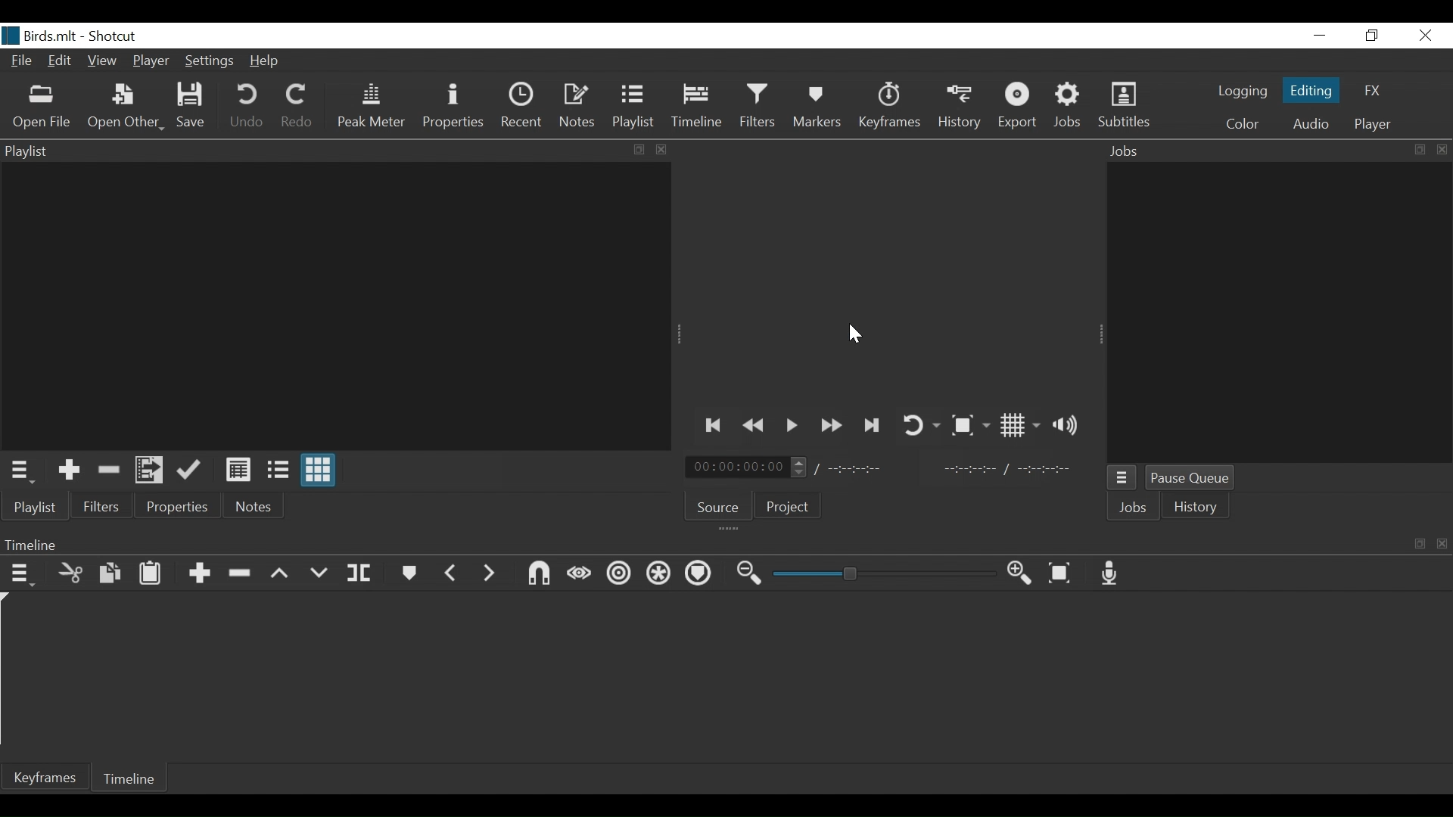 The height and width of the screenshot is (817, 1453). Describe the element at coordinates (1423, 35) in the screenshot. I see `Close` at that location.